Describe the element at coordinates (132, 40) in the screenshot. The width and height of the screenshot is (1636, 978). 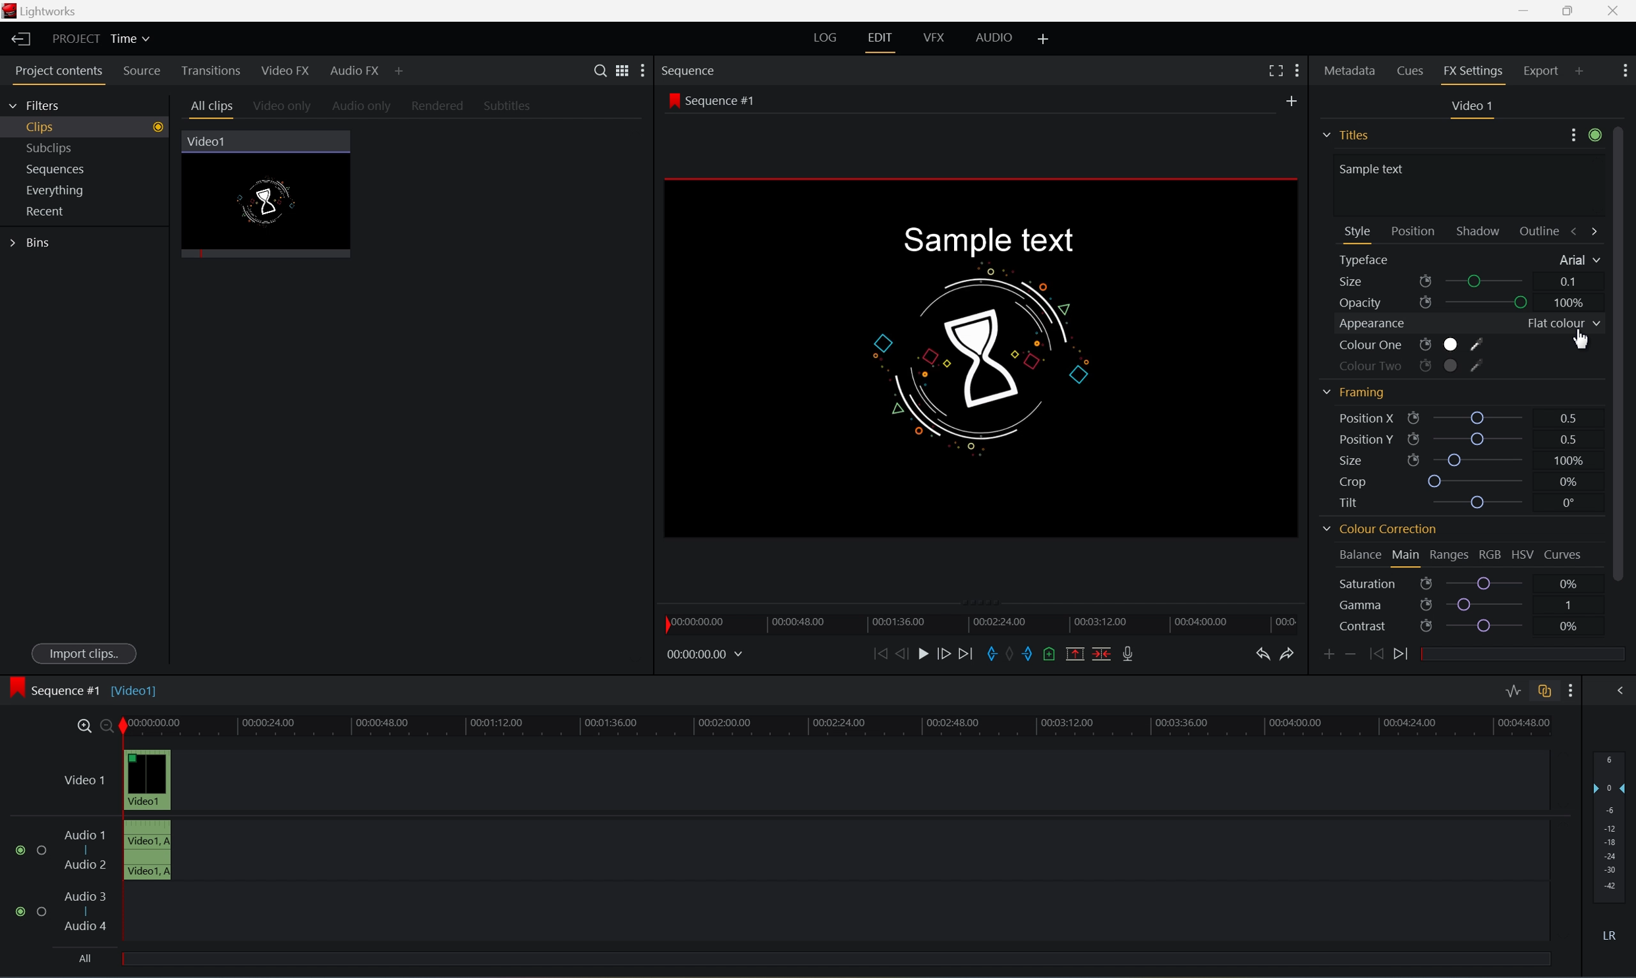
I see `Time` at that location.